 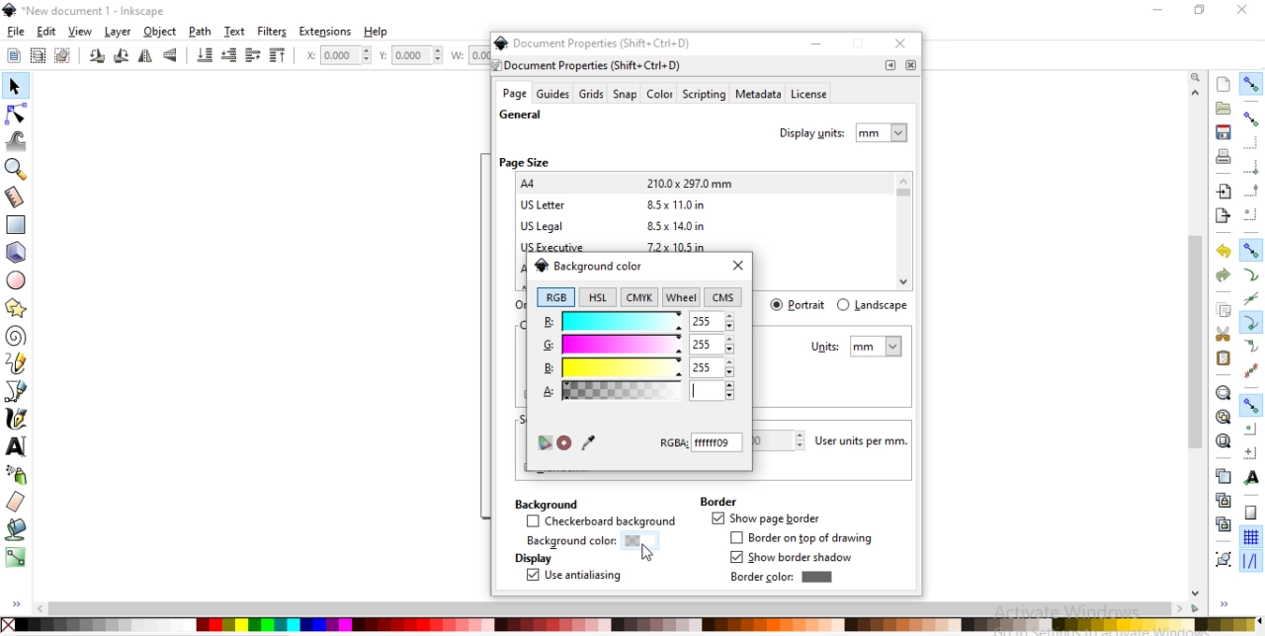 What do you see at coordinates (659, 96) in the screenshot?
I see `color` at bounding box center [659, 96].